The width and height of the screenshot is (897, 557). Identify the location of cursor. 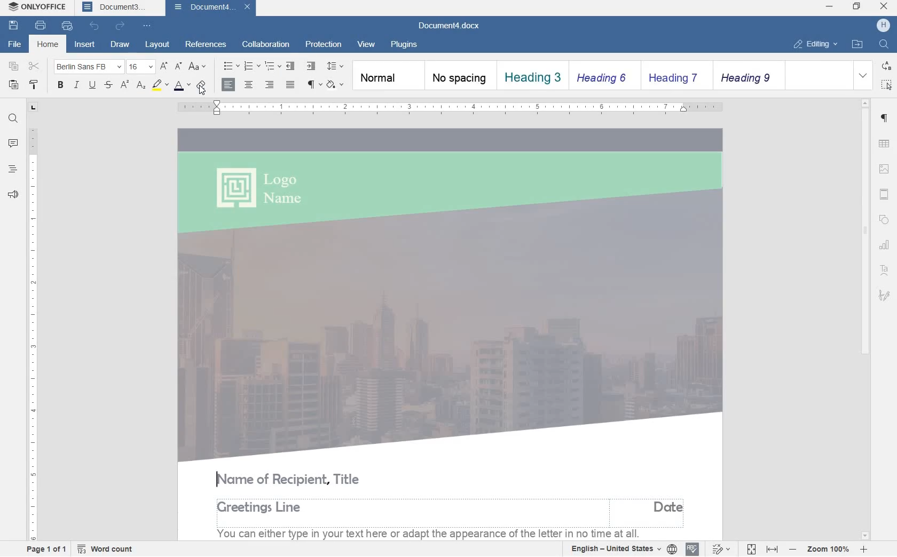
(202, 91).